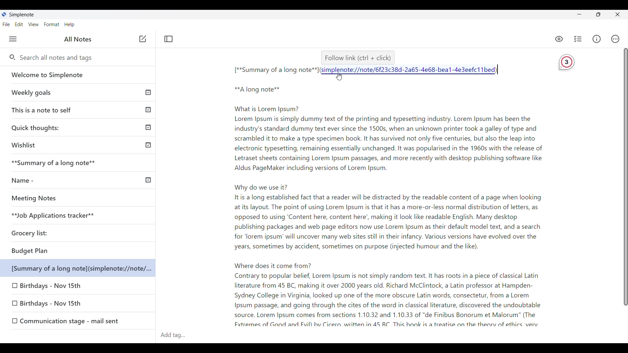 This screenshot has height=353, width=628. What do you see at coordinates (79, 144) in the screenshot?
I see `Wishlist` at bounding box center [79, 144].